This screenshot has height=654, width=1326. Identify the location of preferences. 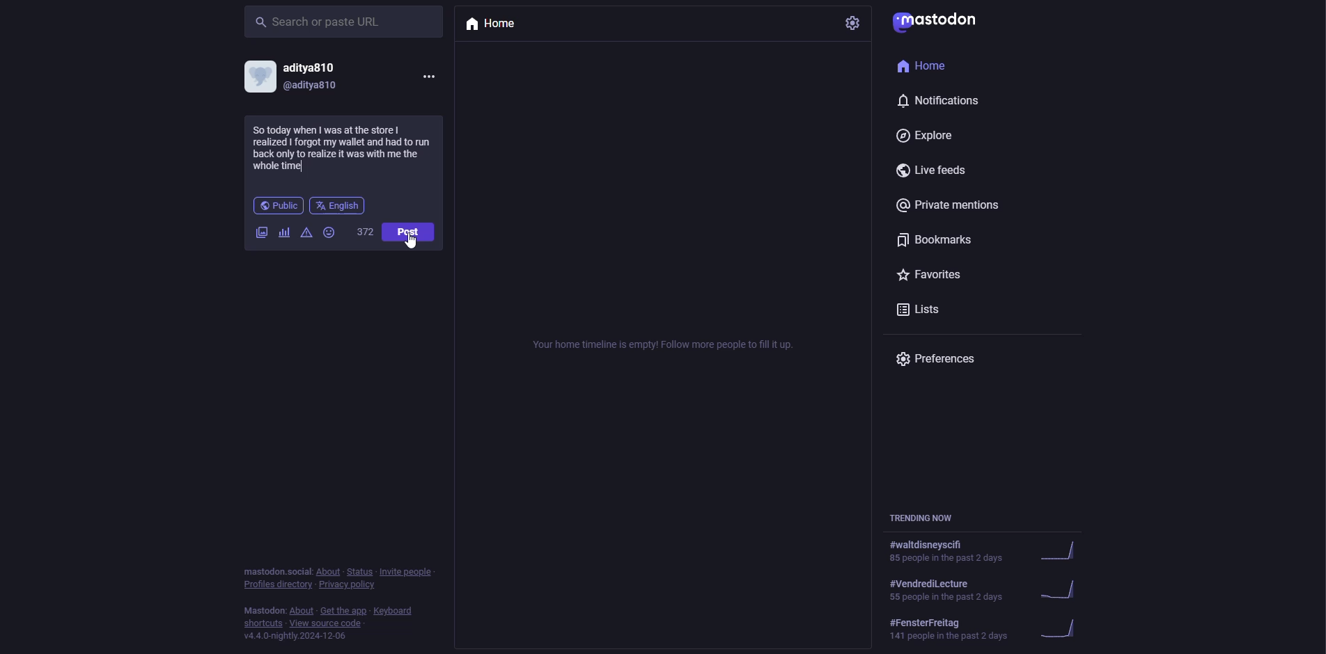
(940, 360).